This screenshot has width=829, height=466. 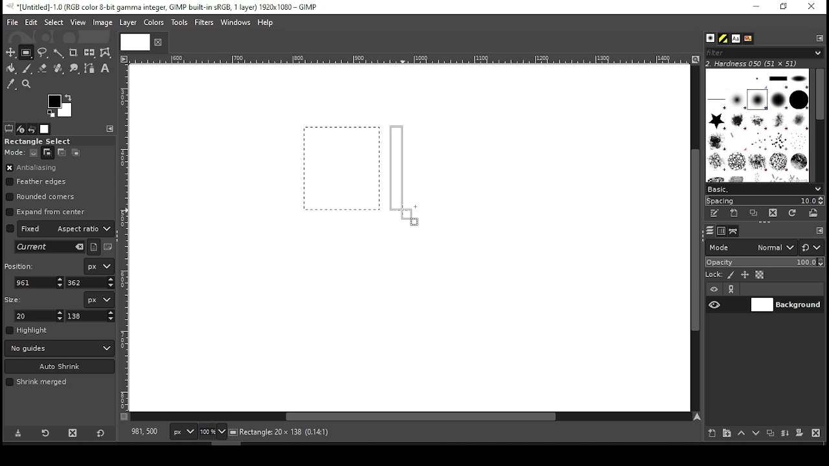 I want to click on smudge tool, so click(x=75, y=69).